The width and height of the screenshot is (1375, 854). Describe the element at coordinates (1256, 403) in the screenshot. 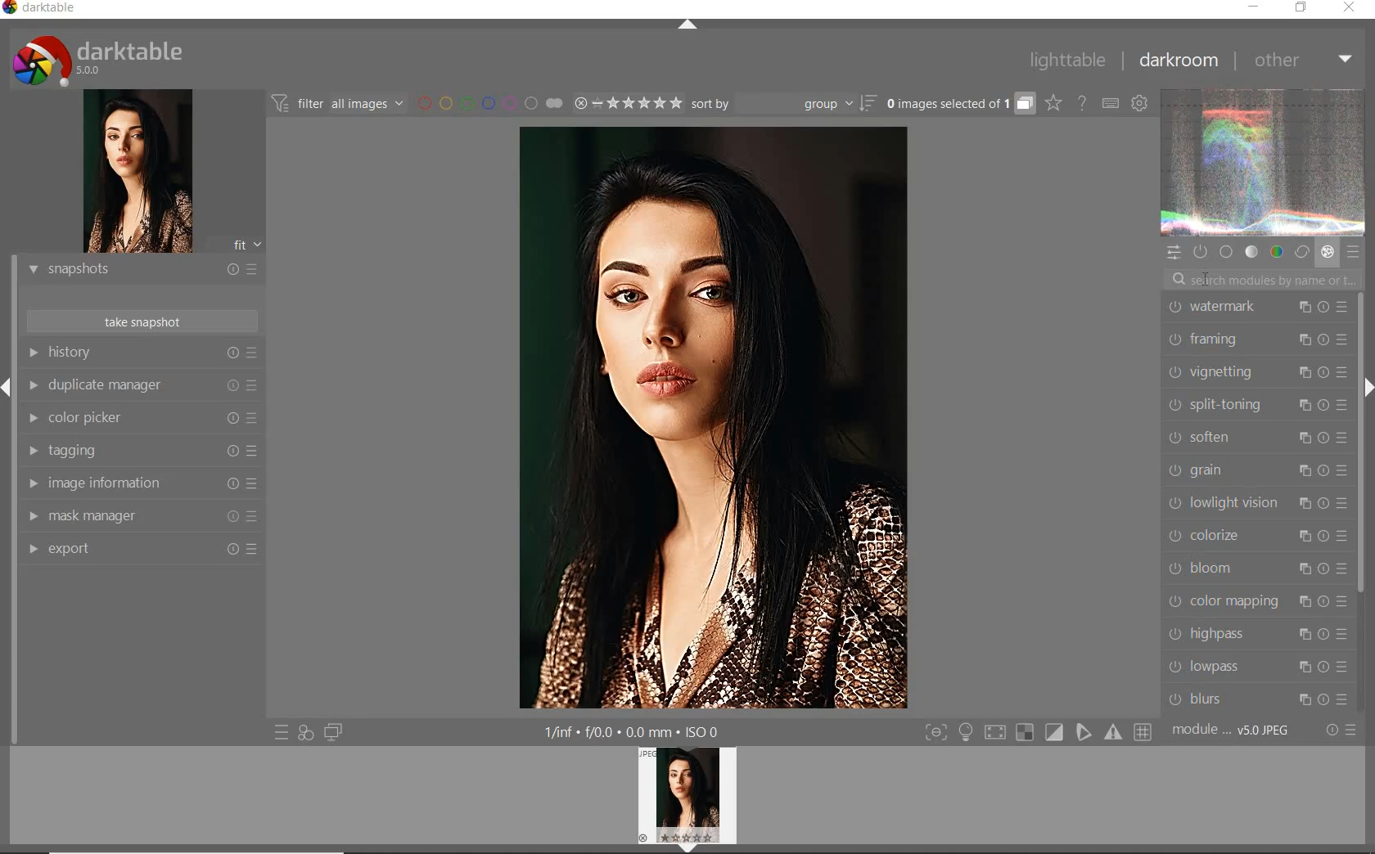

I see `SPLIT-TONING` at that location.